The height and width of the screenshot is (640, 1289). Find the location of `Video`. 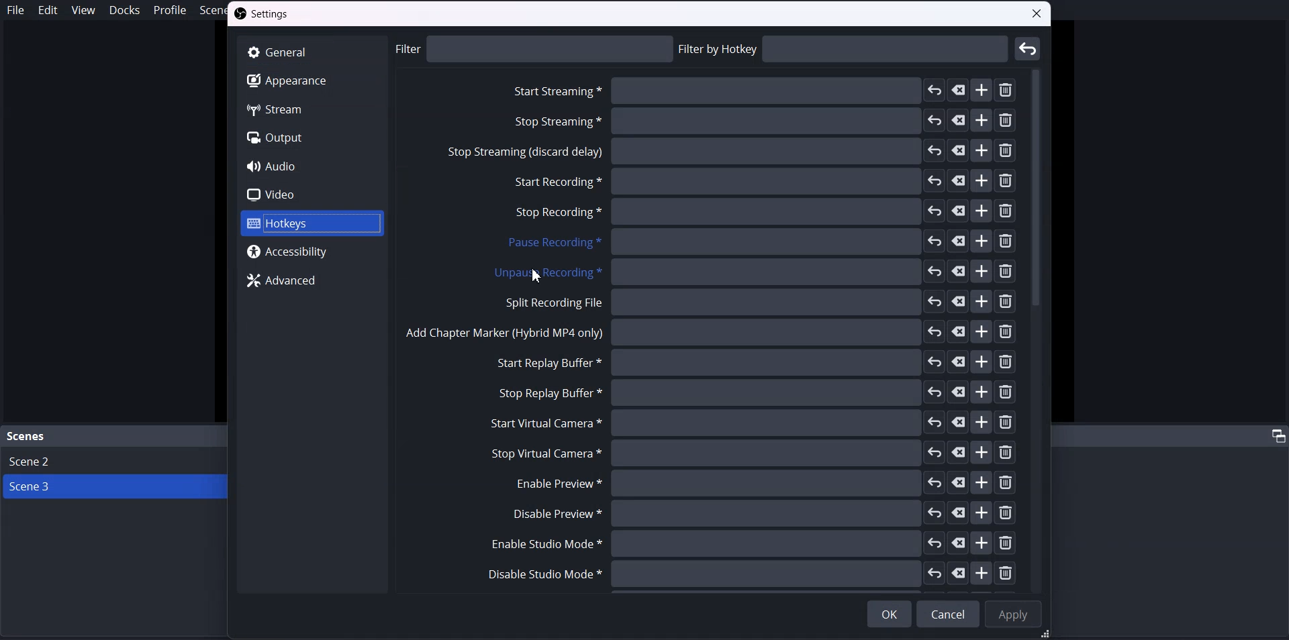

Video is located at coordinates (312, 194).